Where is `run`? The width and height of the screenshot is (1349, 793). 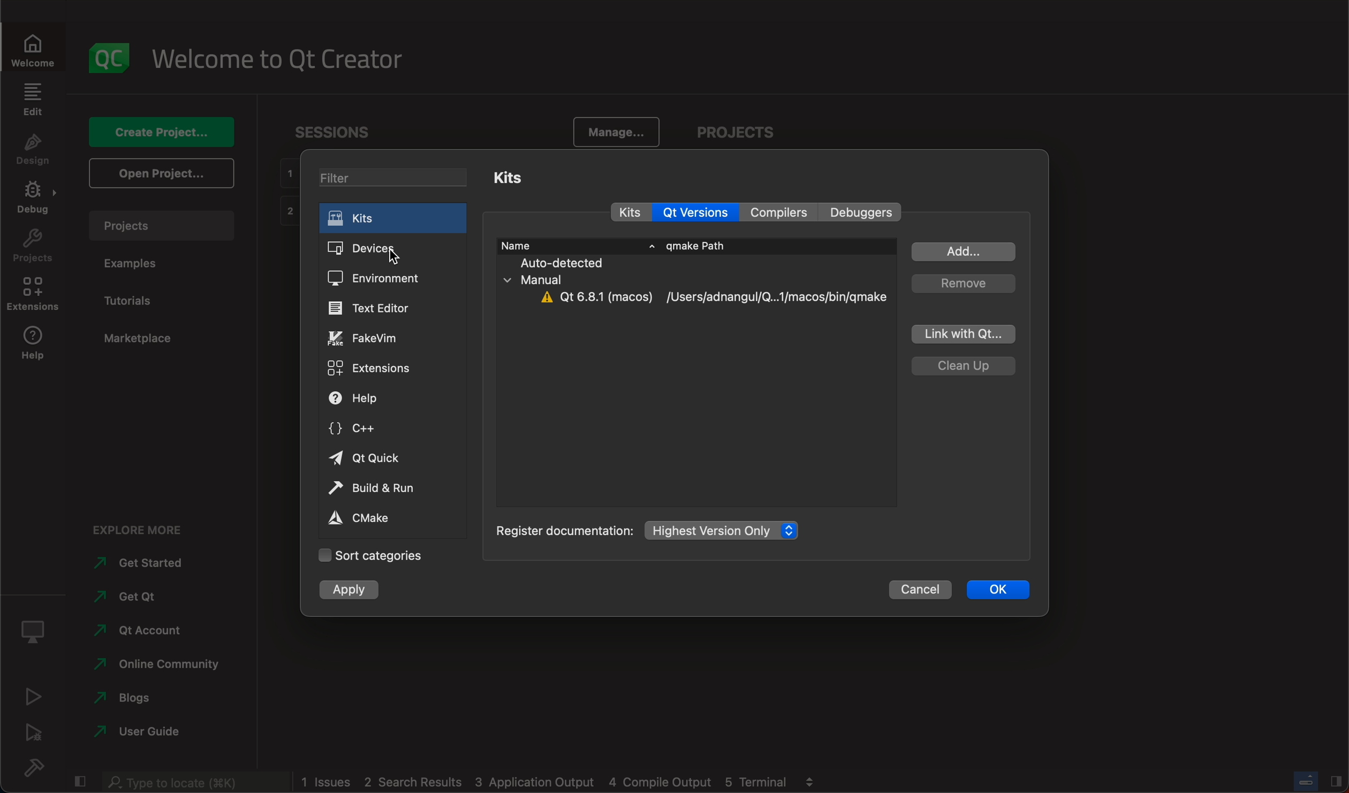 run is located at coordinates (32, 699).